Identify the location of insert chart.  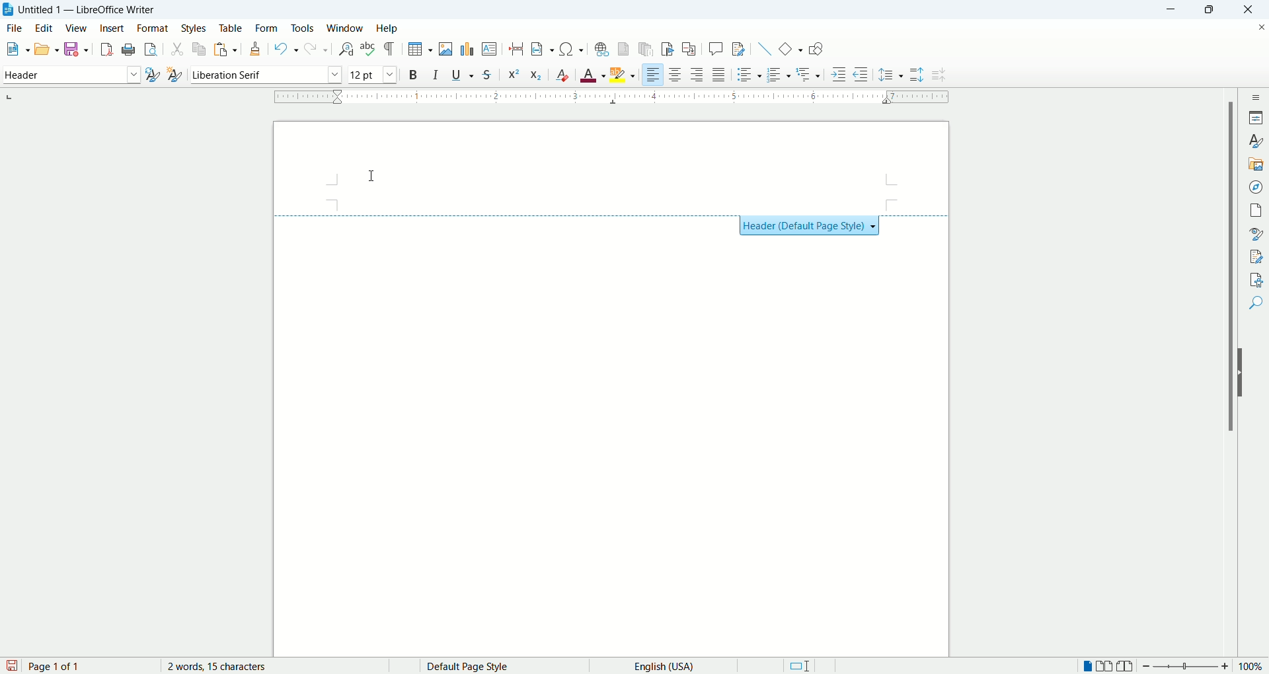
(468, 47).